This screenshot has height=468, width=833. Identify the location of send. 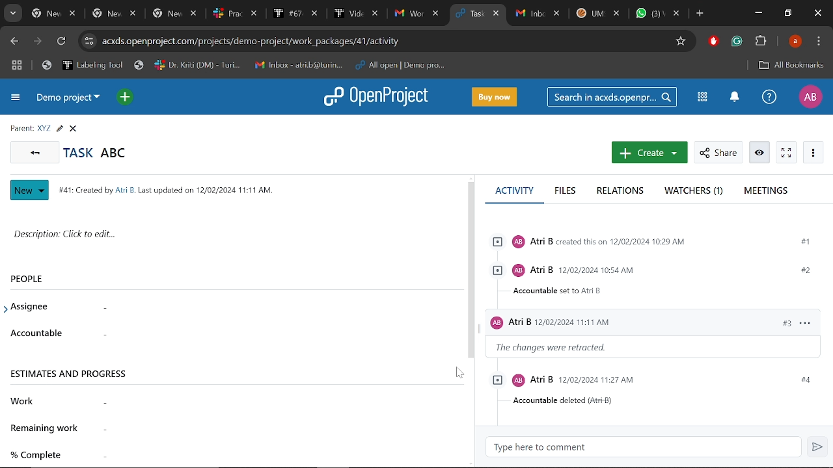
(816, 447).